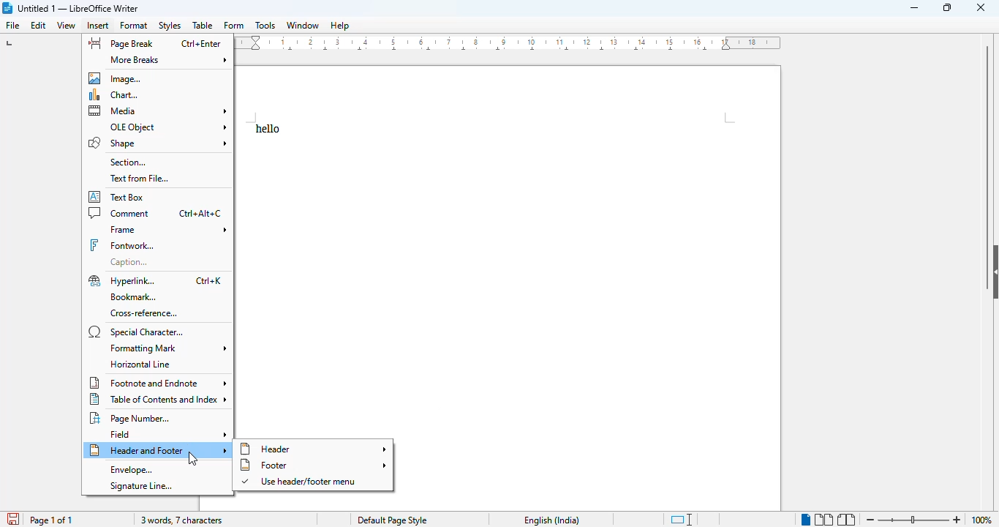  Describe the element at coordinates (166, 434) in the screenshot. I see `field` at that location.